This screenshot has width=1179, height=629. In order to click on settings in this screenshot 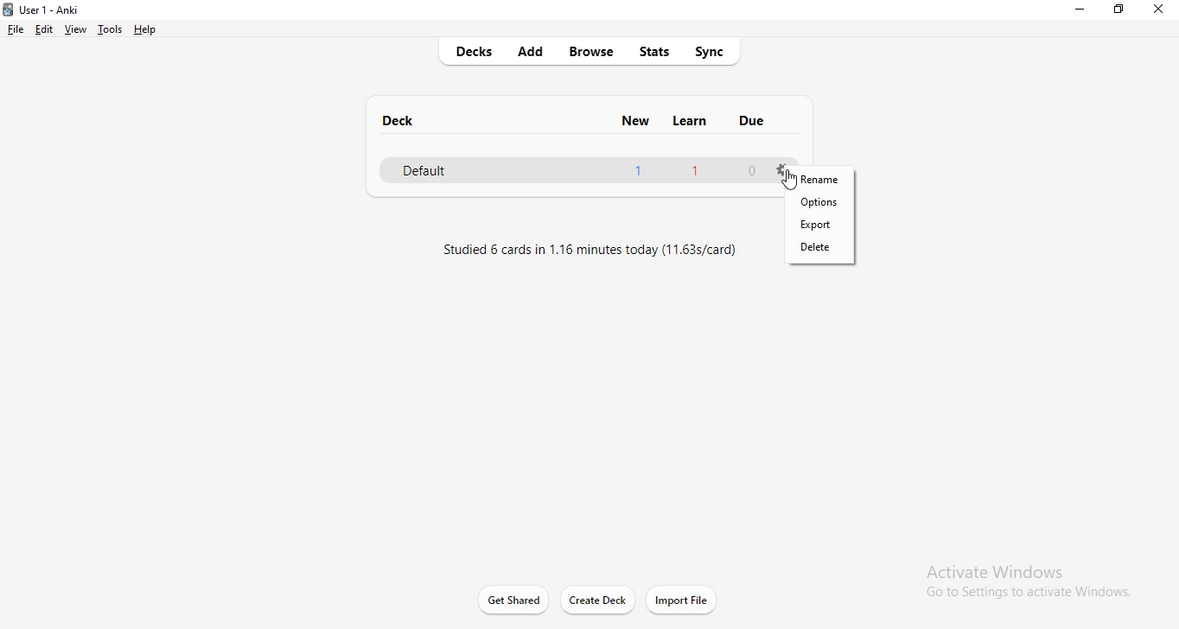, I will do `click(777, 168)`.